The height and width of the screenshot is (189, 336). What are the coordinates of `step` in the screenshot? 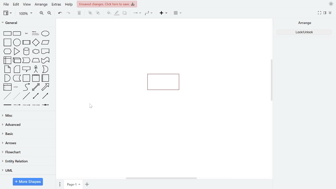 It's located at (36, 60).